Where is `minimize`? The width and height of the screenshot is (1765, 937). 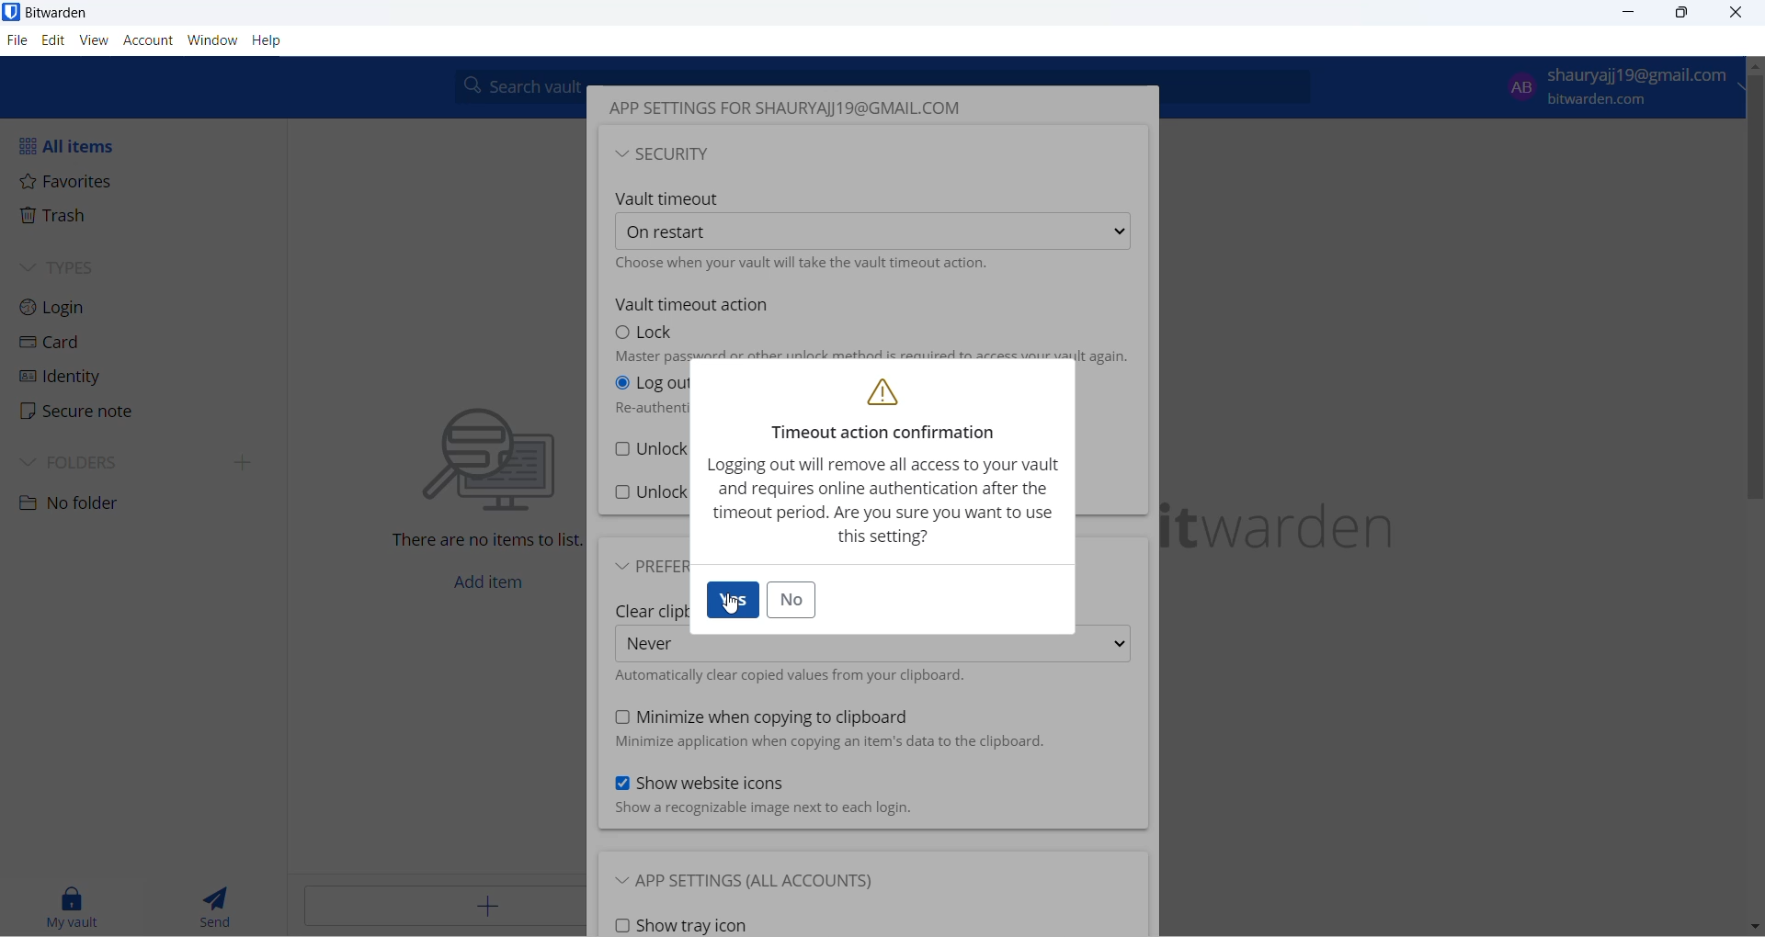 minimize is located at coordinates (1635, 15).